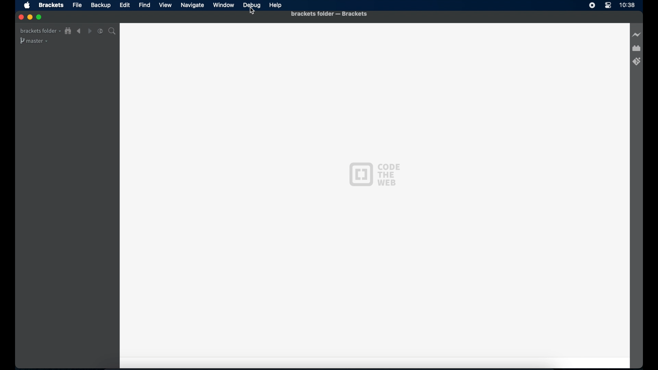  Describe the element at coordinates (27, 5) in the screenshot. I see `apple icon` at that location.